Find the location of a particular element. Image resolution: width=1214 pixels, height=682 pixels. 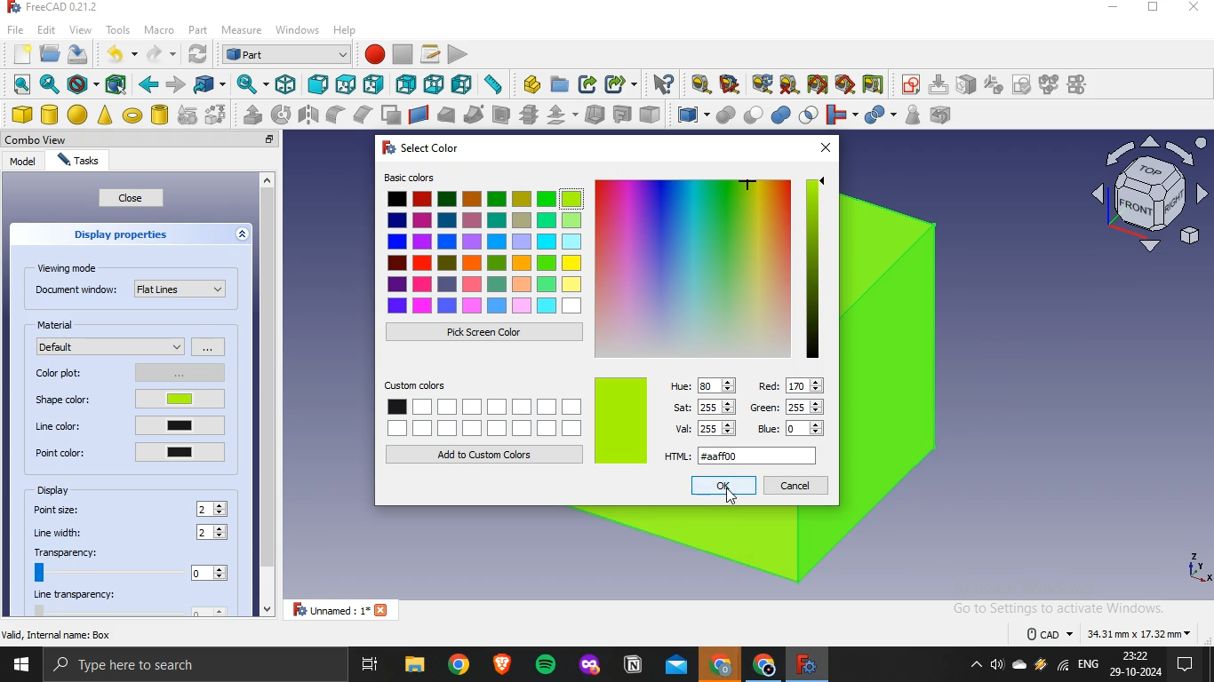

create folder is located at coordinates (561, 83).